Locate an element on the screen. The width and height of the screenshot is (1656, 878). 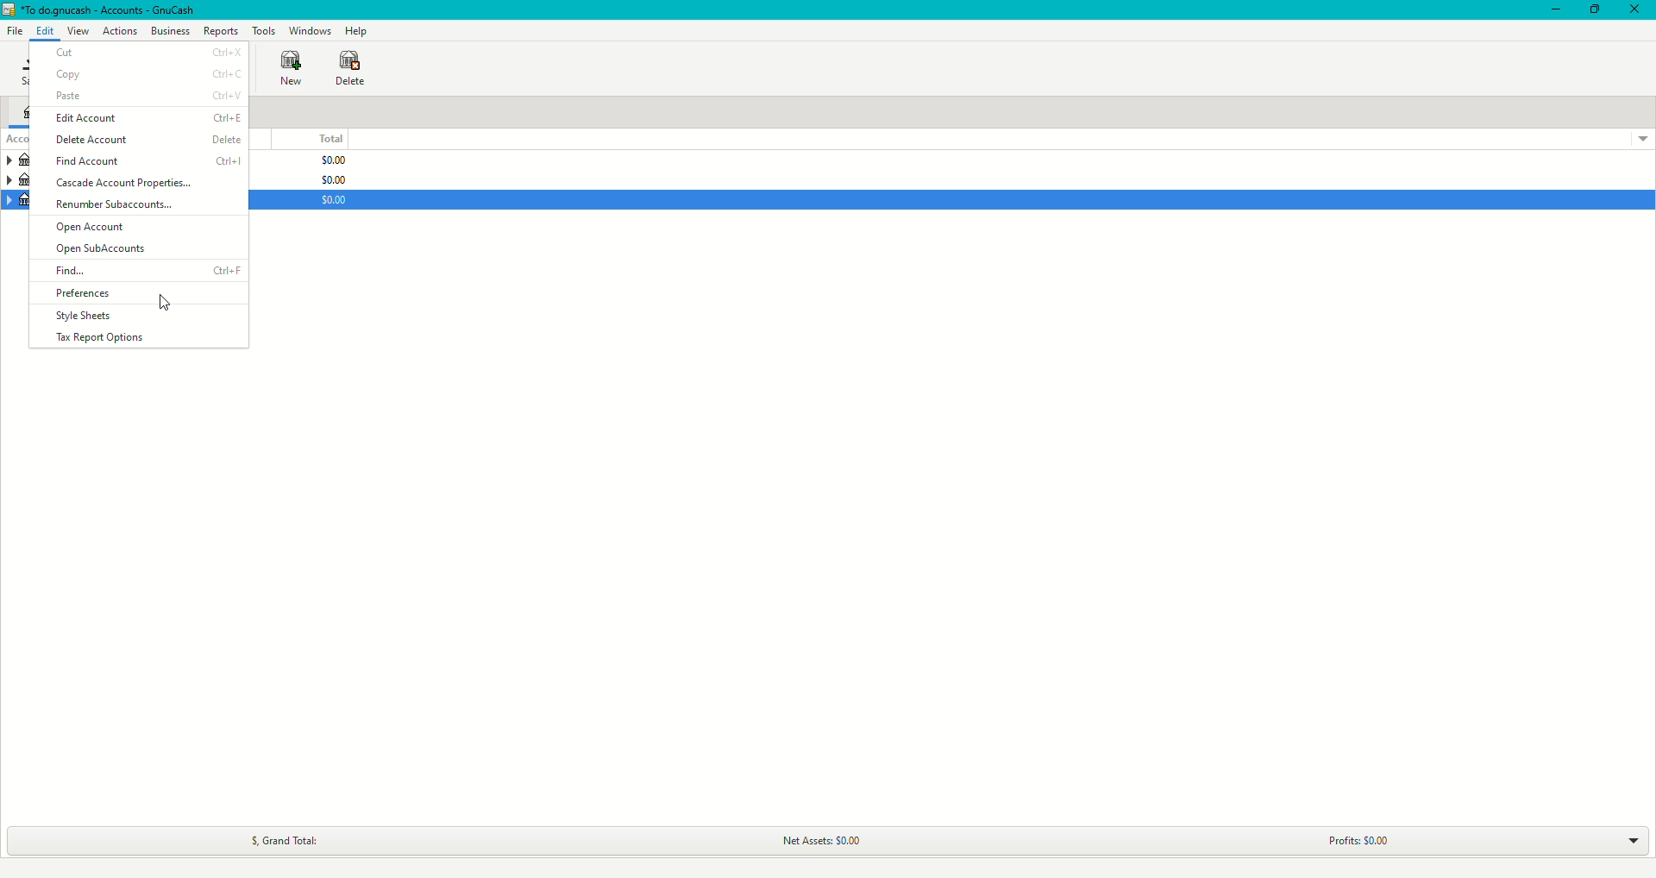
Help is located at coordinates (357, 30).